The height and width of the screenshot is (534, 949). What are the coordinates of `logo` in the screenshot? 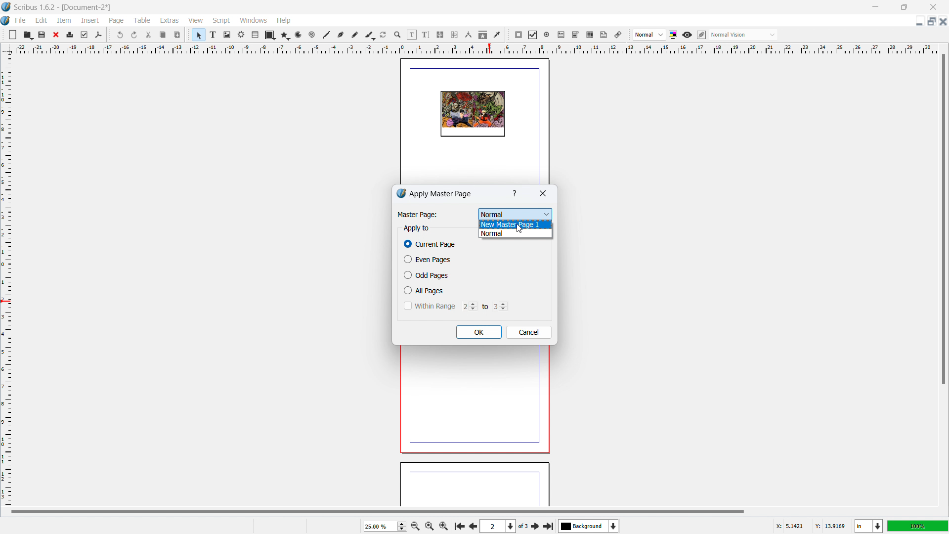 It's located at (401, 193).